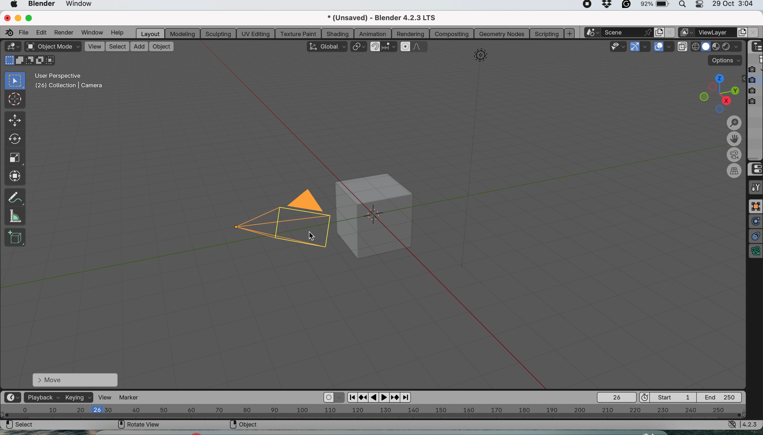  I want to click on play, so click(385, 397).